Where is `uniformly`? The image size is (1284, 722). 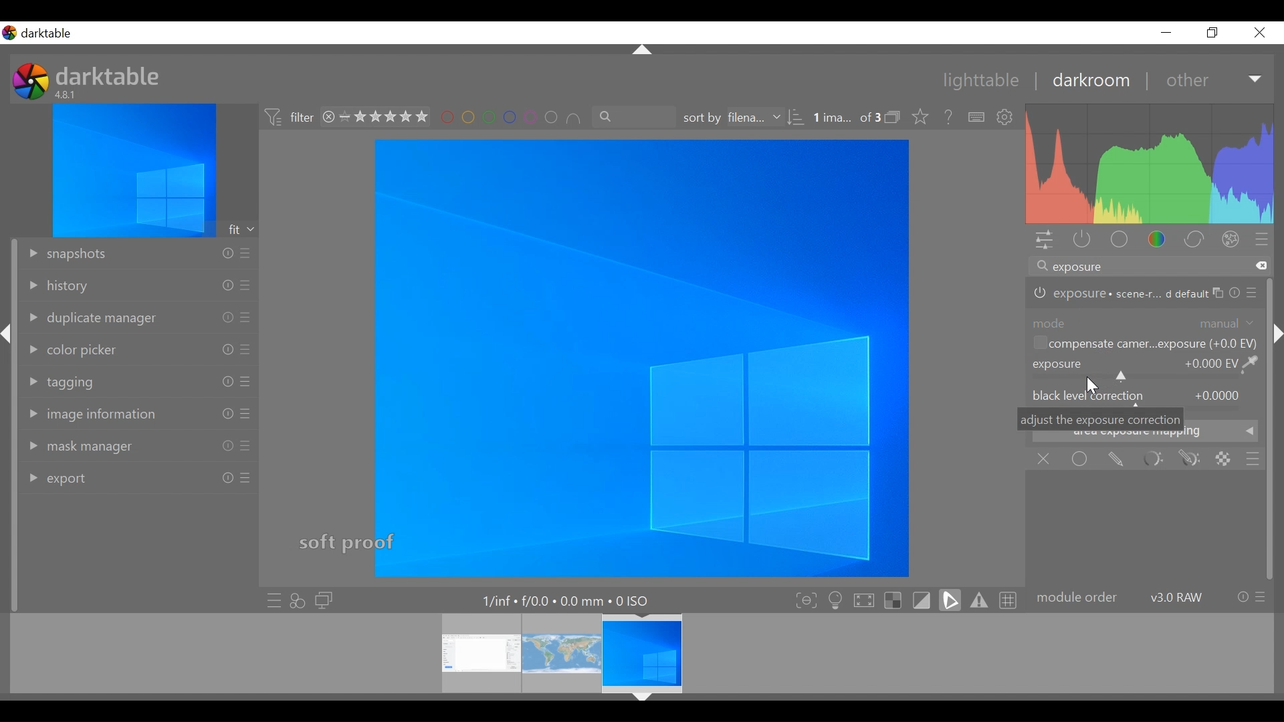
uniformly is located at coordinates (1082, 459).